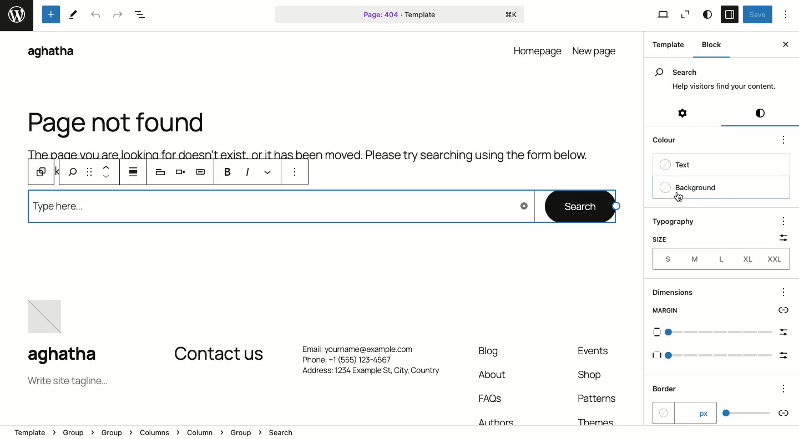 The image size is (799, 439). I want to click on About, so click(490, 374).